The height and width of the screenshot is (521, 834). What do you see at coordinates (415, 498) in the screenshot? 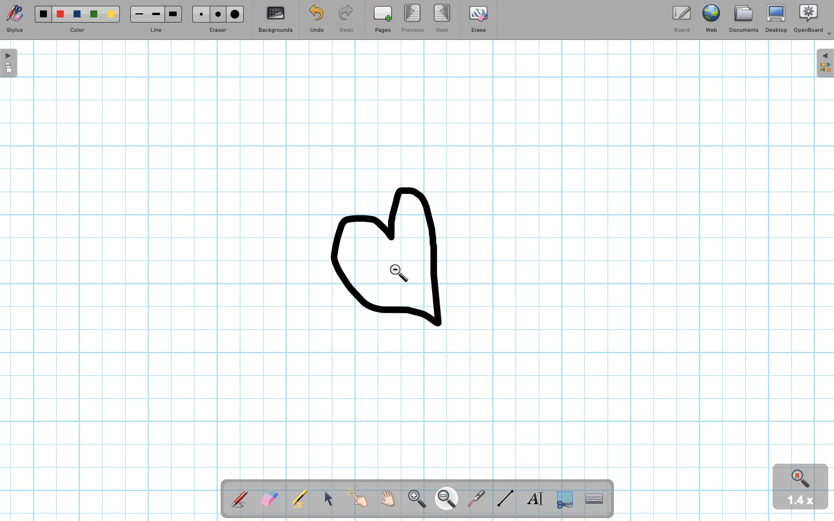
I see `Zoom in` at bounding box center [415, 498].